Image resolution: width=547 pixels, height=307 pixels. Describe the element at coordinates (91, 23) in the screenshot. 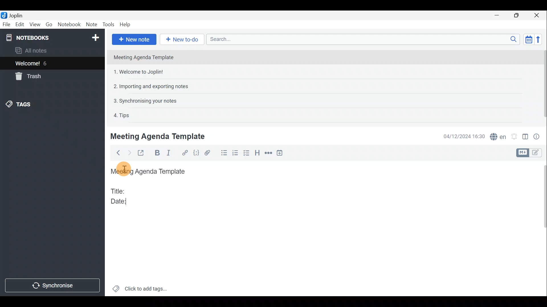

I see `Note` at that location.